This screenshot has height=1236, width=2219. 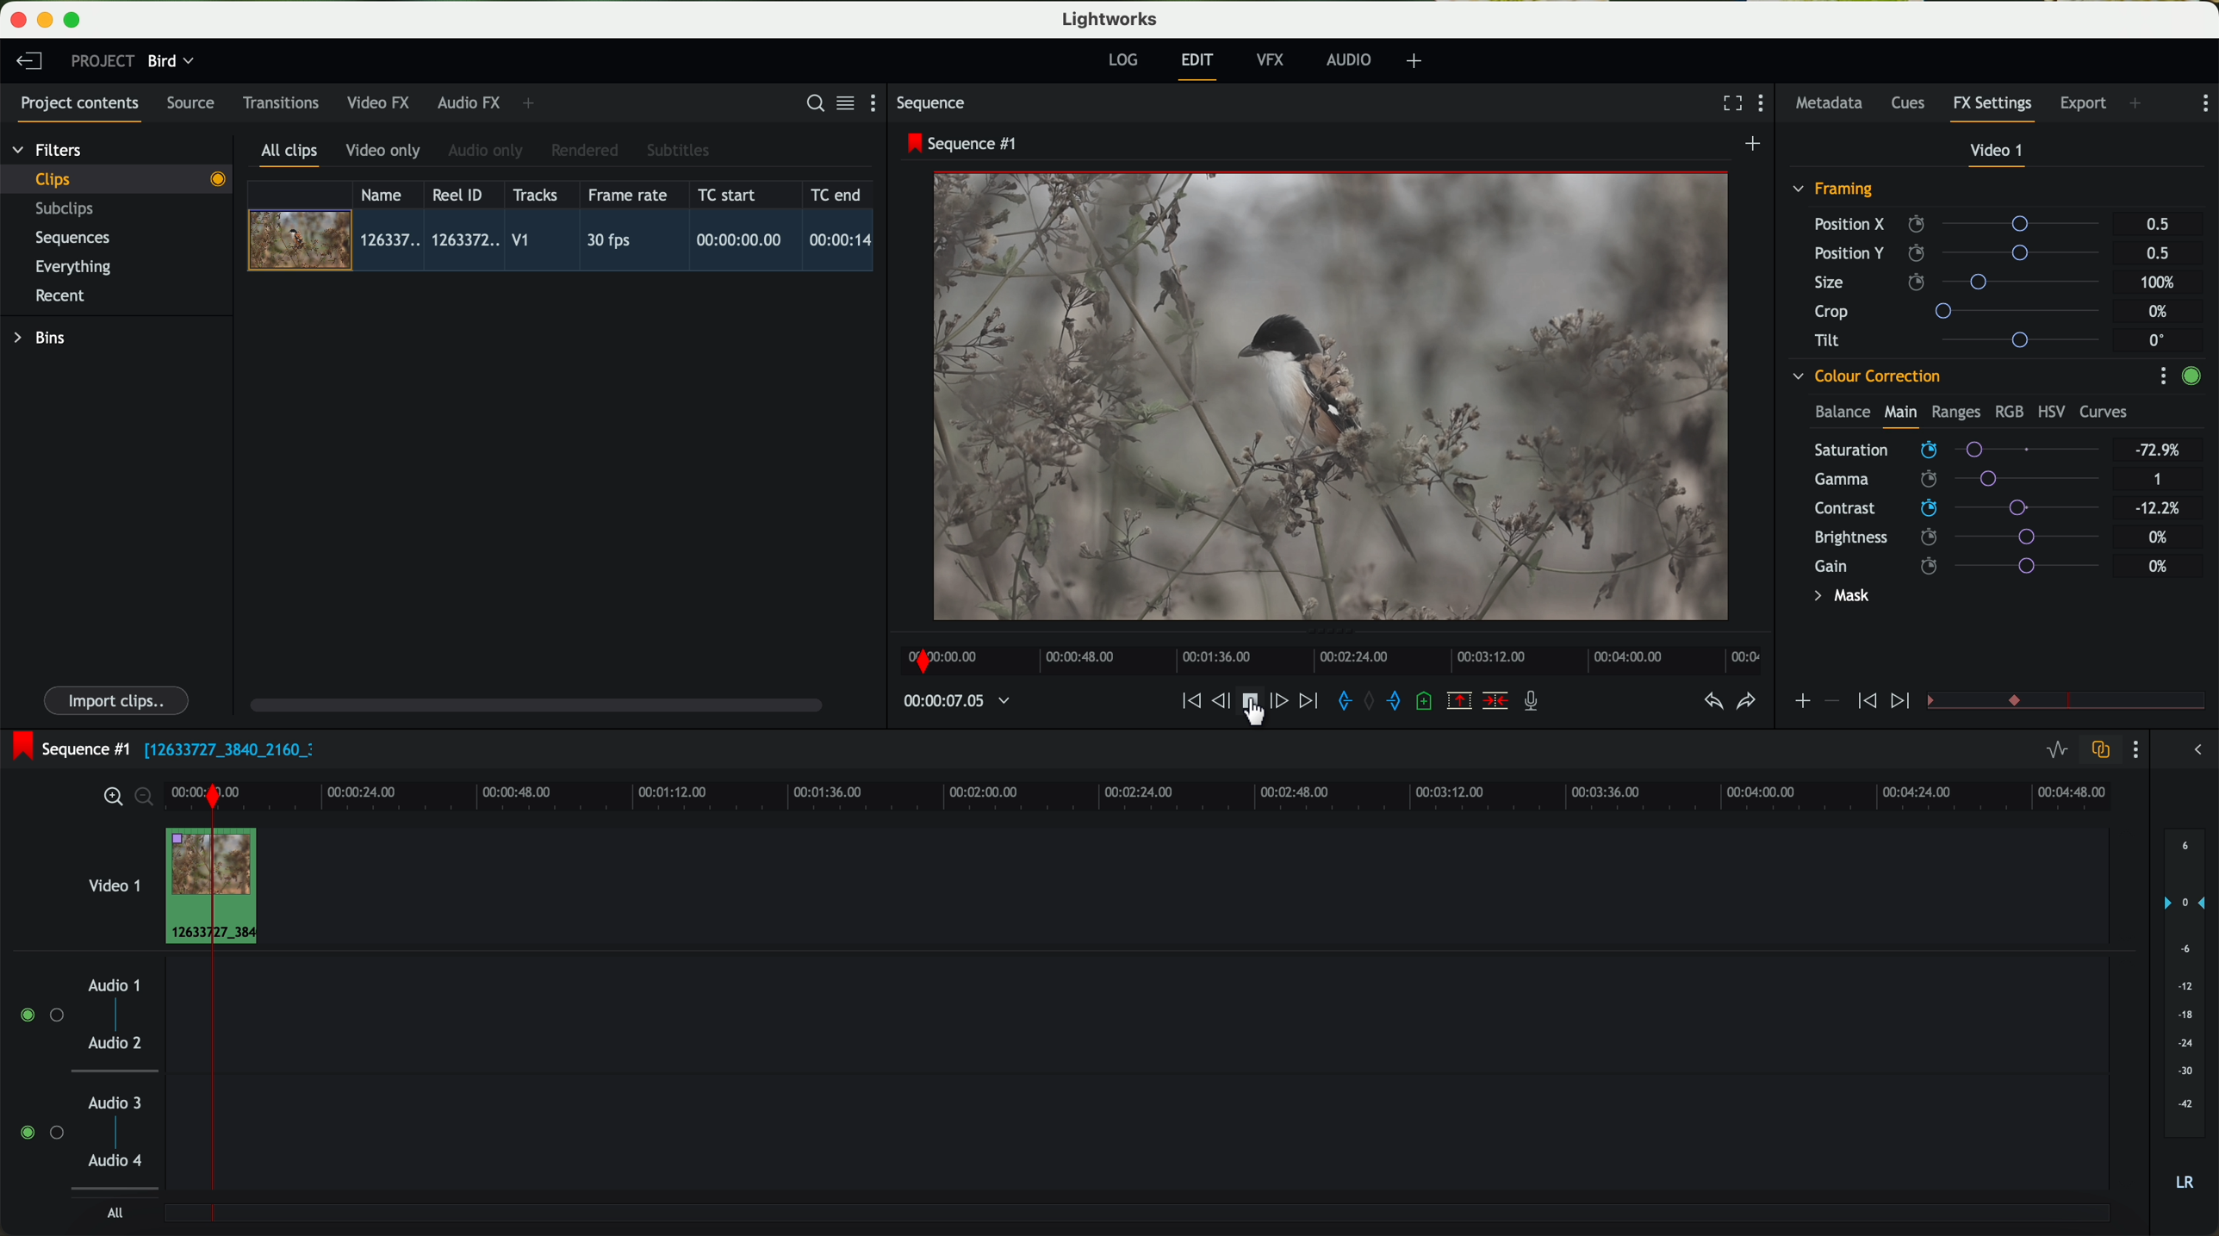 I want to click on sequence #1, so click(x=964, y=143).